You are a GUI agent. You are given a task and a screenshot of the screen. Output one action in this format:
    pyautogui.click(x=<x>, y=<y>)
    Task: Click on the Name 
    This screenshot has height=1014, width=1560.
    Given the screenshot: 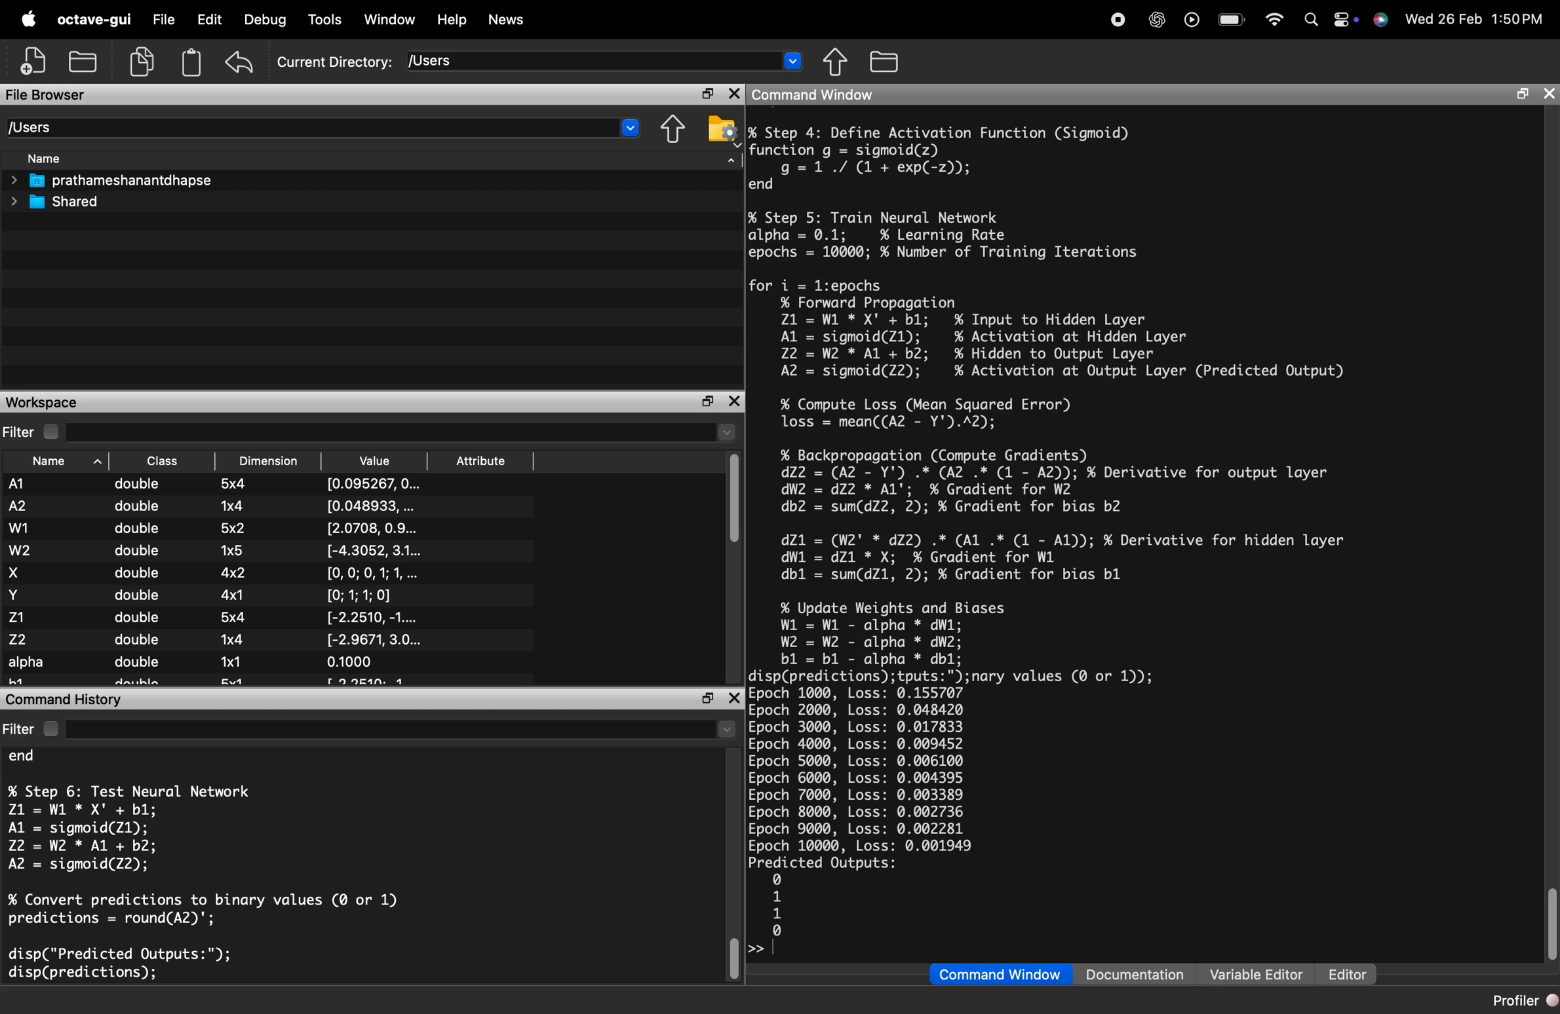 What is the action you would take?
    pyautogui.click(x=58, y=464)
    